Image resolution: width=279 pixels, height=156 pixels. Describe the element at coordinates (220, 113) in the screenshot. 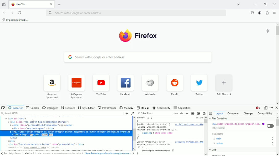

I see `Layout` at that location.